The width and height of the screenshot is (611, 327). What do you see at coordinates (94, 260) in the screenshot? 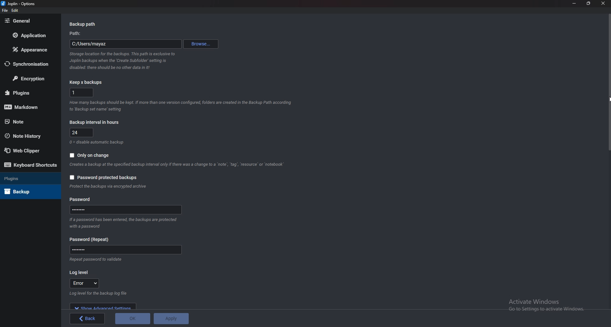
I see `Info on password` at bounding box center [94, 260].